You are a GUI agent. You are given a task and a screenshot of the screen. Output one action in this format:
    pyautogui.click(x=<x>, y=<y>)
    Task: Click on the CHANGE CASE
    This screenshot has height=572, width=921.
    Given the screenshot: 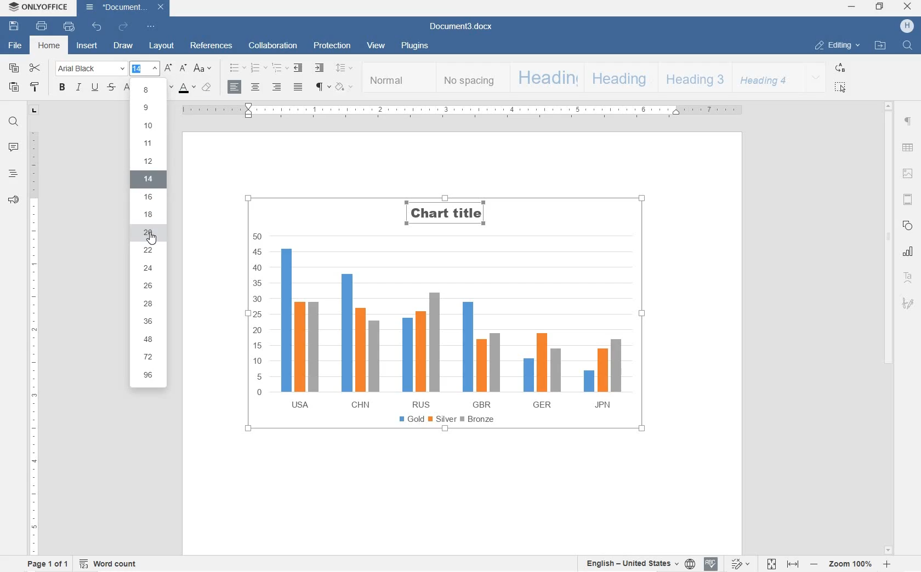 What is the action you would take?
    pyautogui.click(x=203, y=68)
    